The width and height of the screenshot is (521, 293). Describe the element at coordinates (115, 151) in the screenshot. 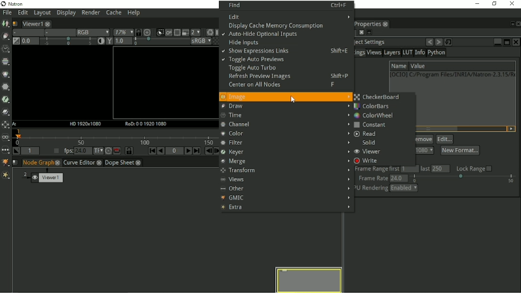

I see `Behaviour` at that location.